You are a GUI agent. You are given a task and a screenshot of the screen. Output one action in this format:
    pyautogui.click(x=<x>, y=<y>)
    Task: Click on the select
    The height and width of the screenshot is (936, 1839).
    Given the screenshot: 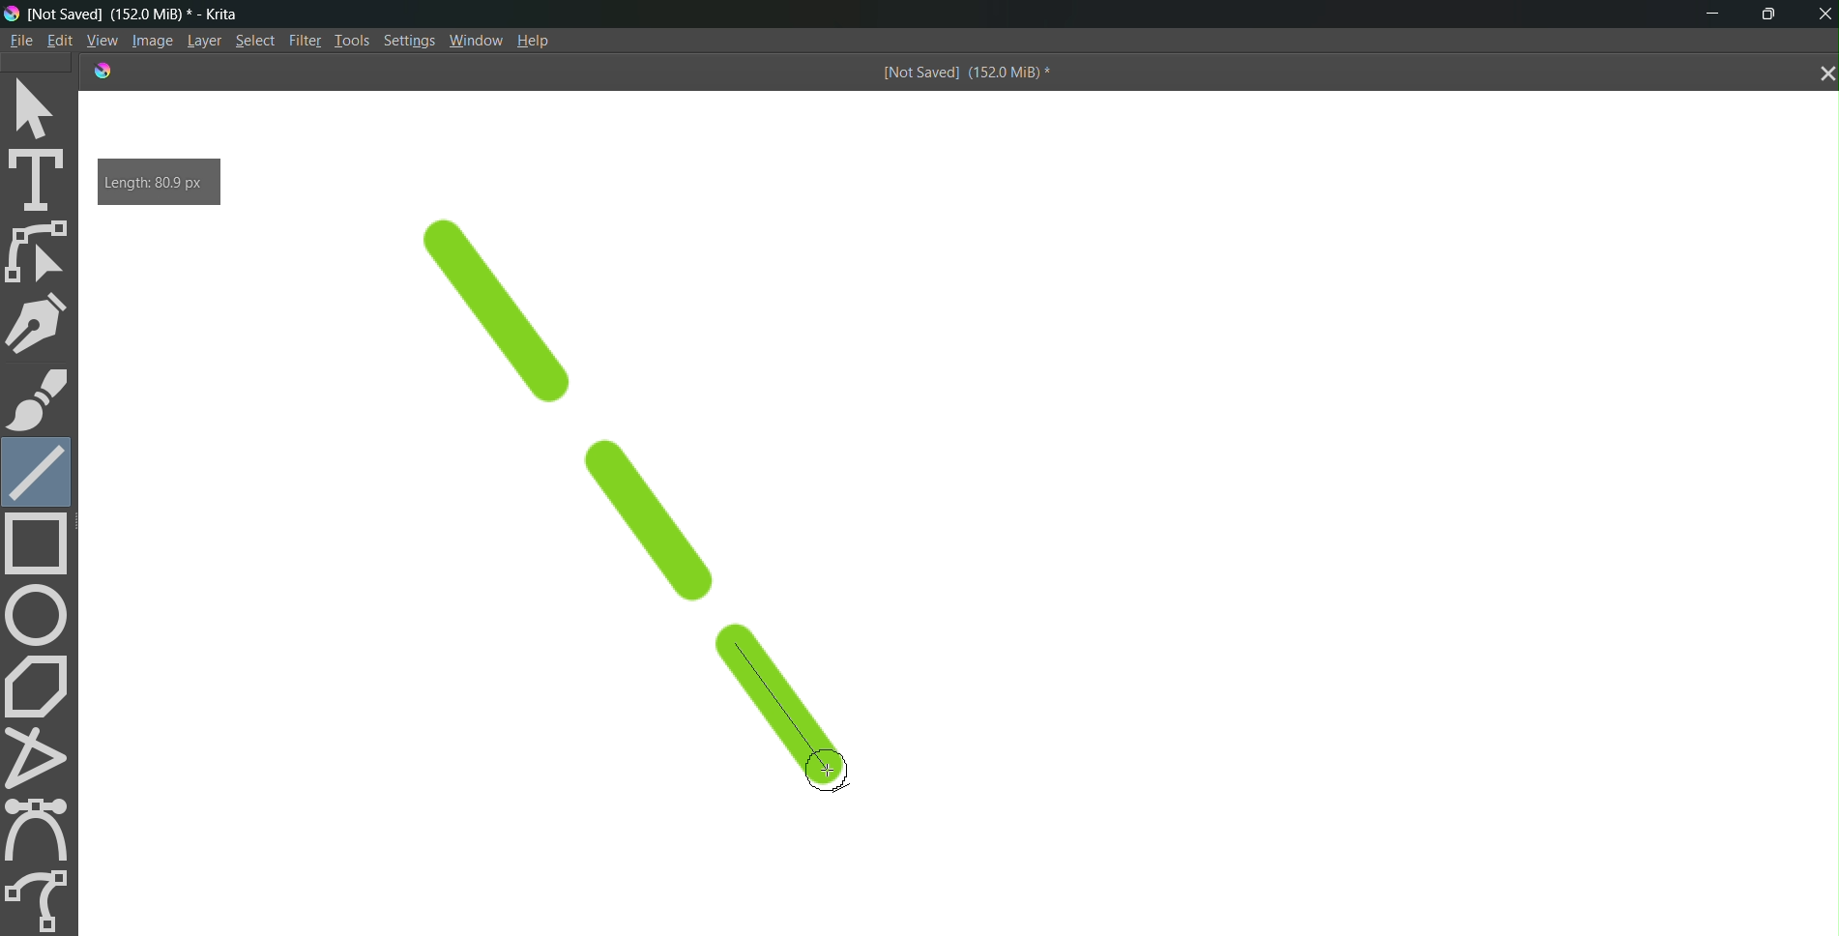 What is the action you would take?
    pyautogui.click(x=42, y=106)
    